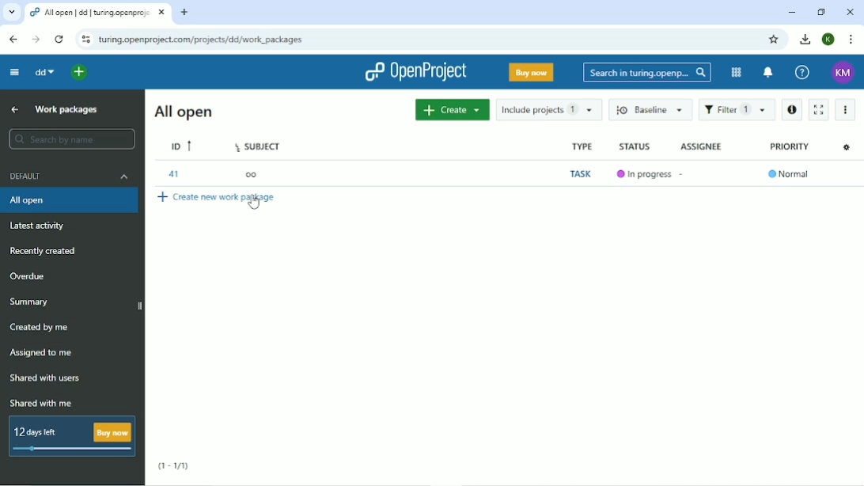 The width and height of the screenshot is (864, 486). I want to click on oo, so click(252, 176).